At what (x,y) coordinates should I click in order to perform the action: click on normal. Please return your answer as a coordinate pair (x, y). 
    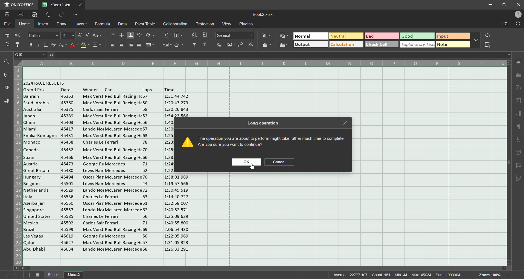
    Looking at the image, I should click on (311, 36).